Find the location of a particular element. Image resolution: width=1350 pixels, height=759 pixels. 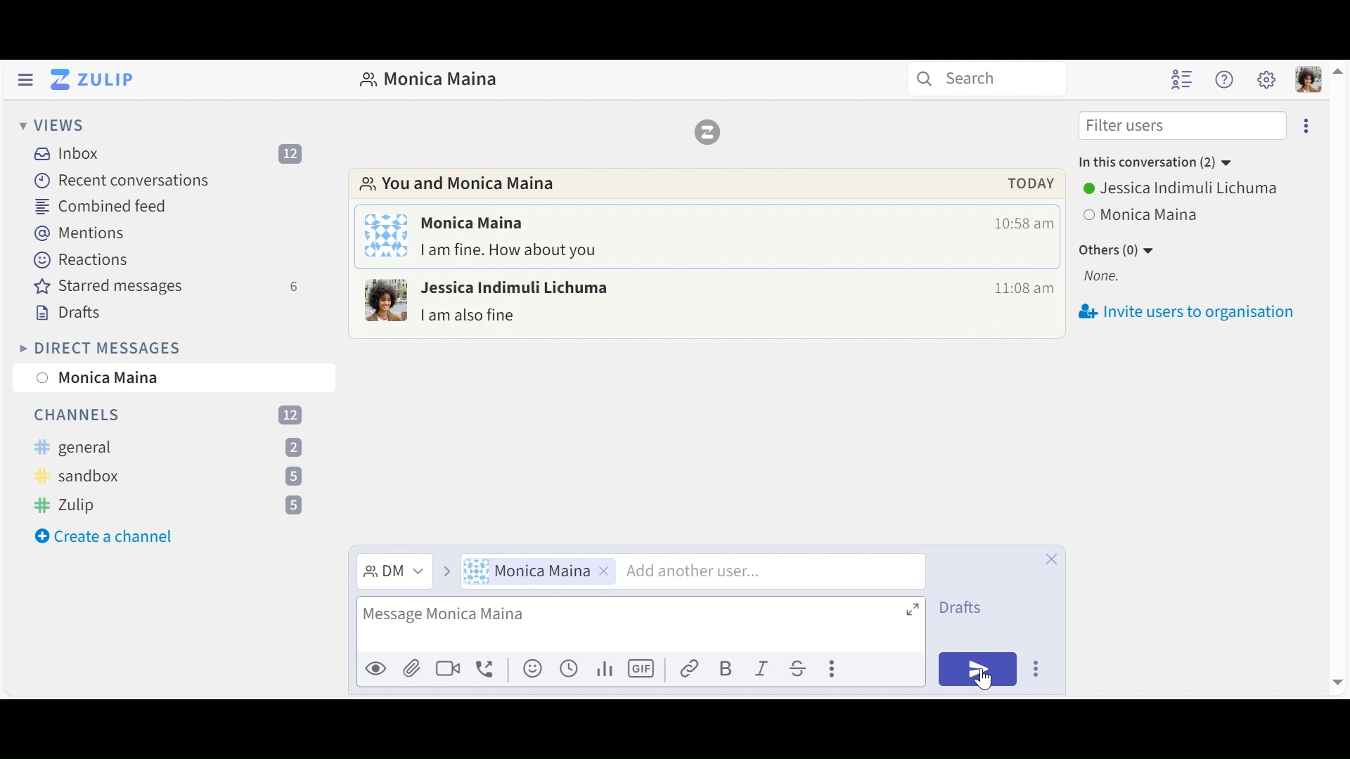

User Options is located at coordinates (1196, 167).